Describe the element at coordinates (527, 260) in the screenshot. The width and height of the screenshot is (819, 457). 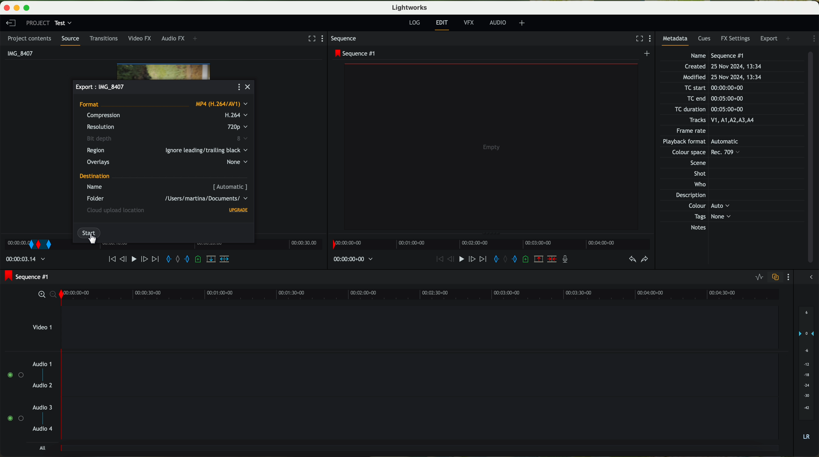
I see `add a cue at the current position` at that location.